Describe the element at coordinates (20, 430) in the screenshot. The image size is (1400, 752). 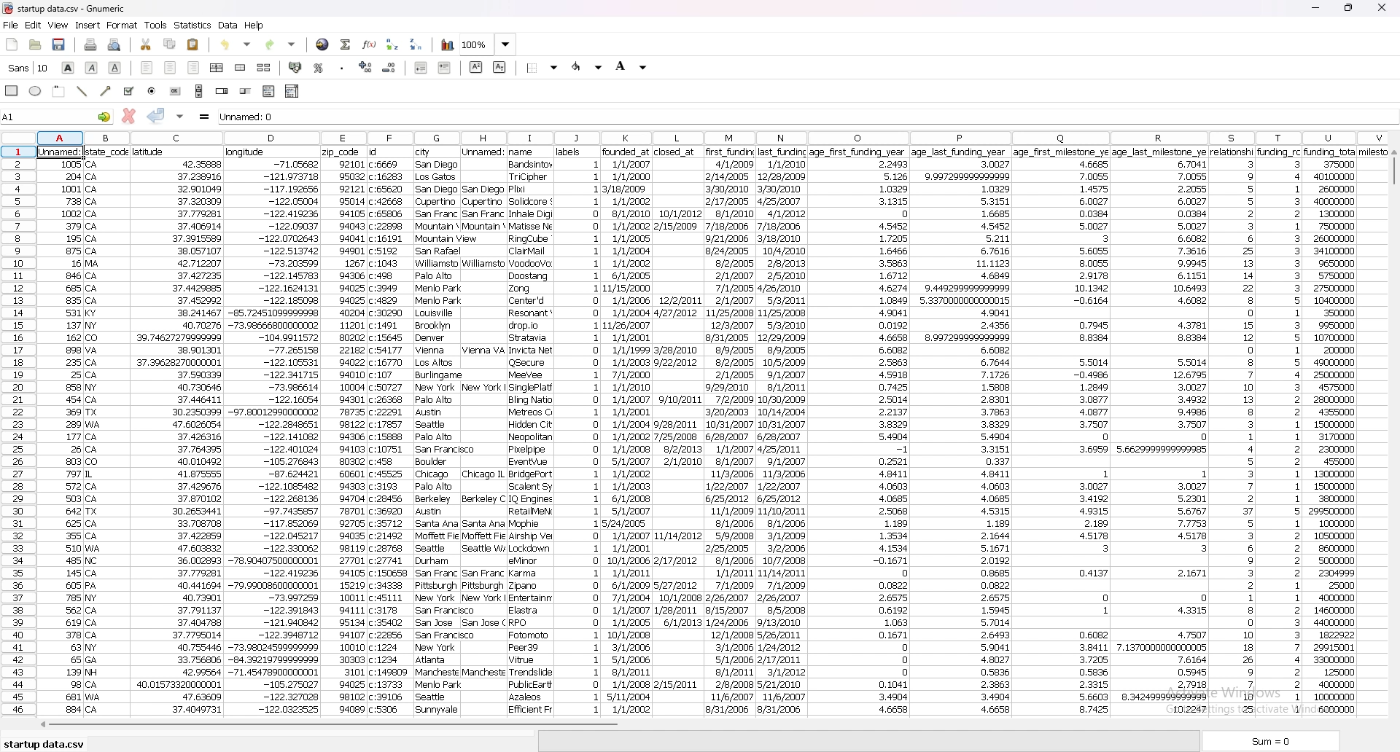
I see `rows` at that location.